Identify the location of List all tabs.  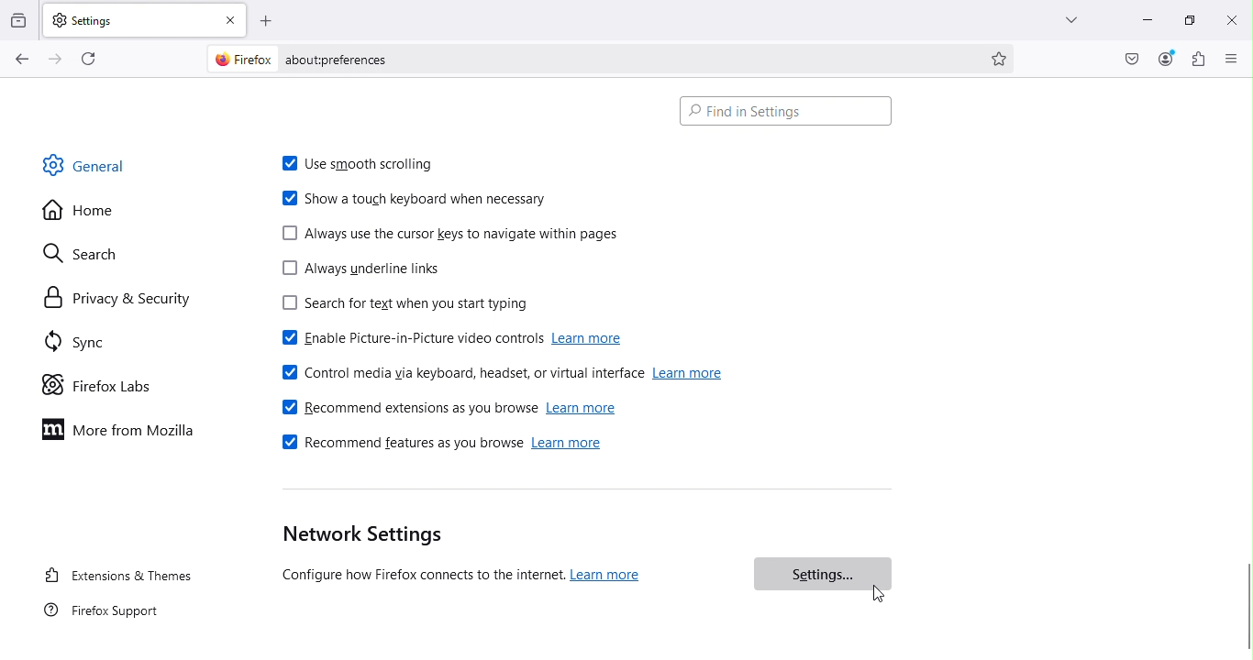
(1071, 22).